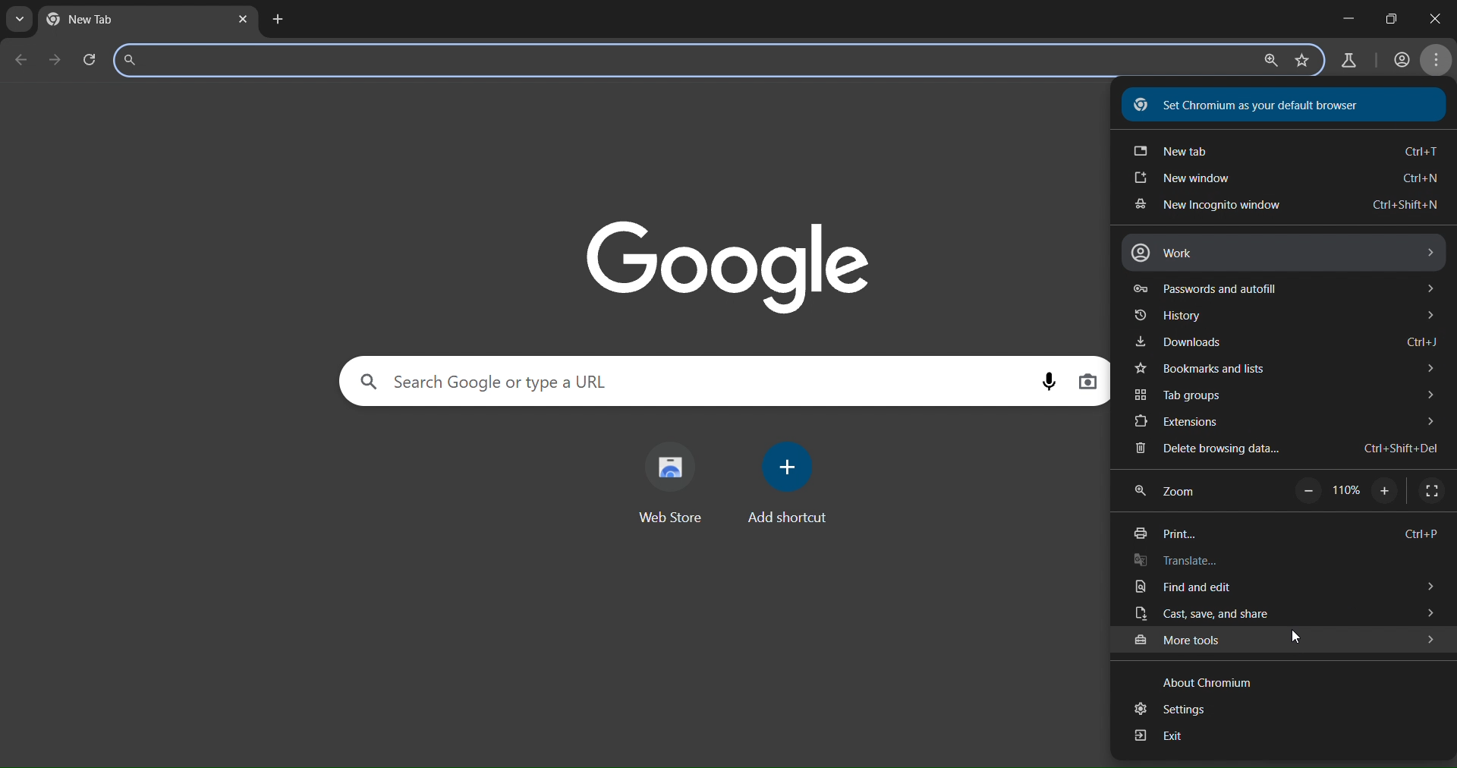 The height and width of the screenshot is (768, 1457). I want to click on go back onne page, so click(20, 59).